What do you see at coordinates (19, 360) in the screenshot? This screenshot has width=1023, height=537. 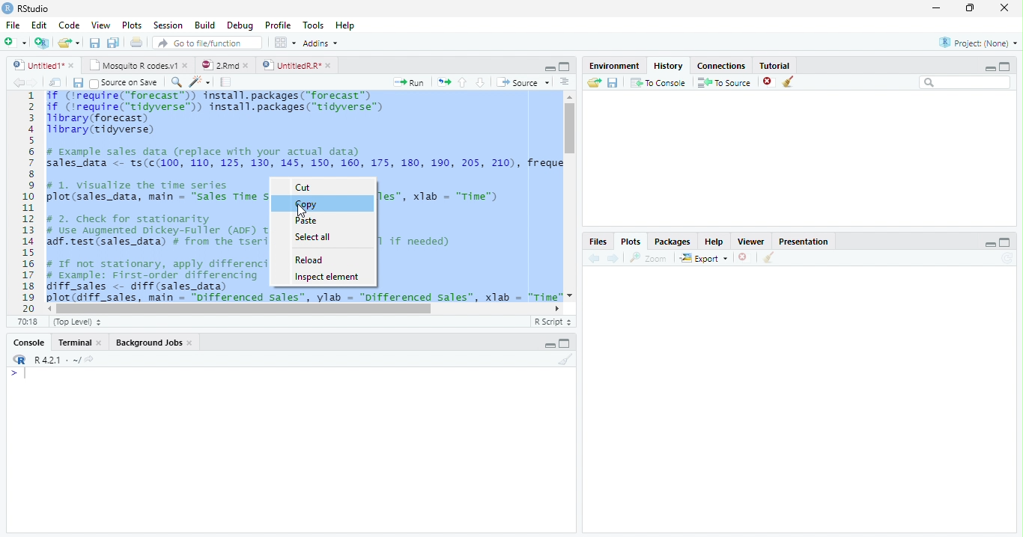 I see `R` at bounding box center [19, 360].